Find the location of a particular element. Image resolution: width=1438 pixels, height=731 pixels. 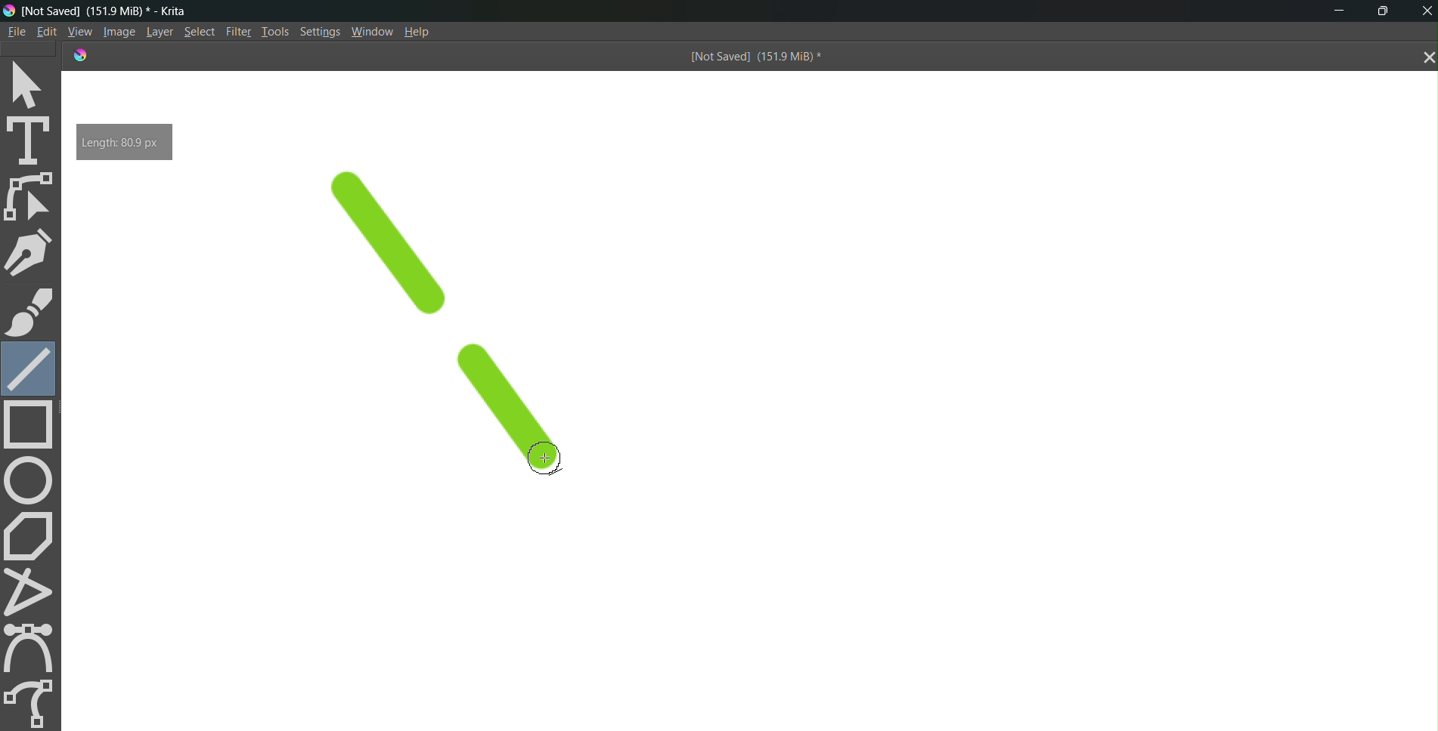

Filte is located at coordinates (235, 30).